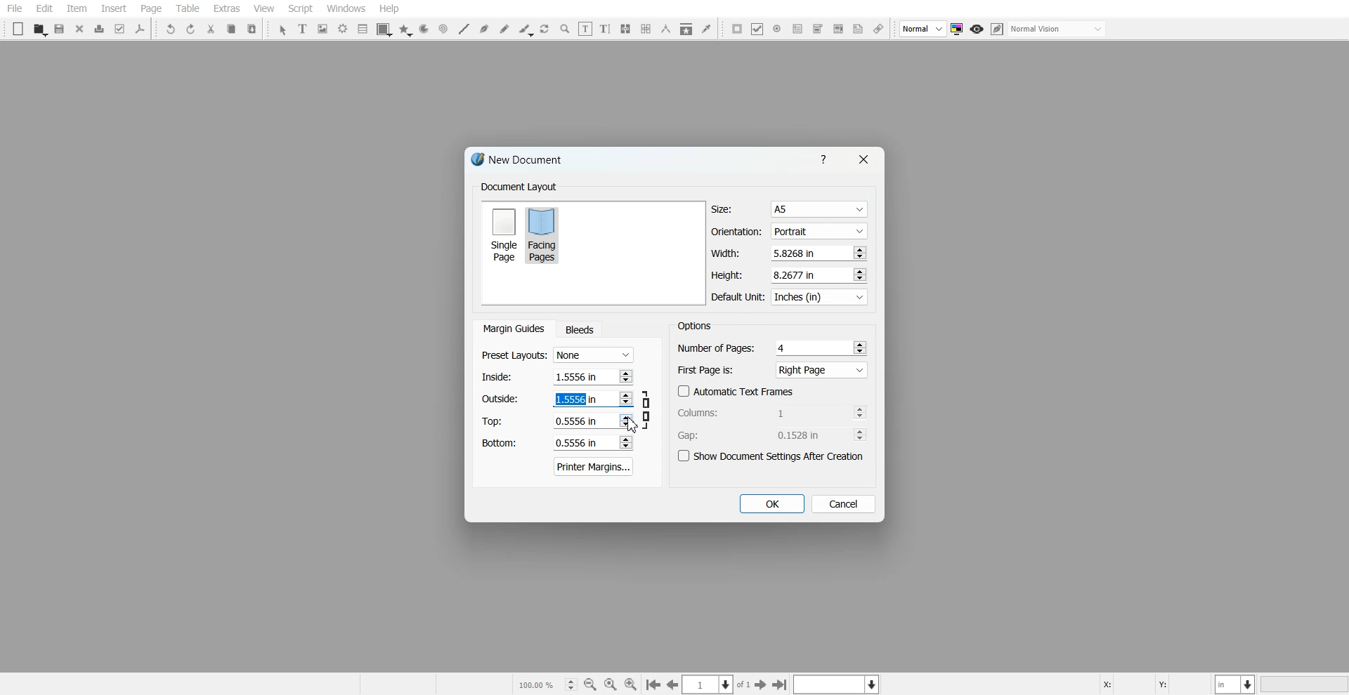 The height and width of the screenshot is (695, 1349). Describe the element at coordinates (611, 684) in the screenshot. I see `Zoom to 100%` at that location.